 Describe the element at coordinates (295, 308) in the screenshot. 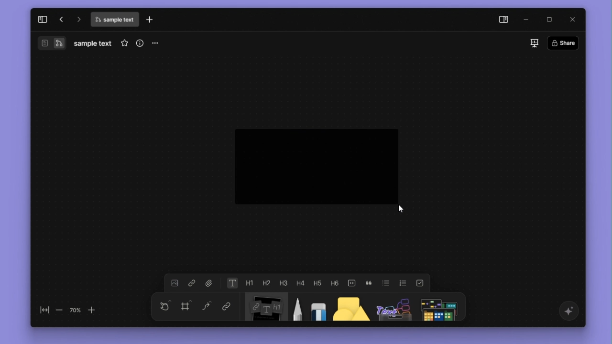

I see `pen` at that location.